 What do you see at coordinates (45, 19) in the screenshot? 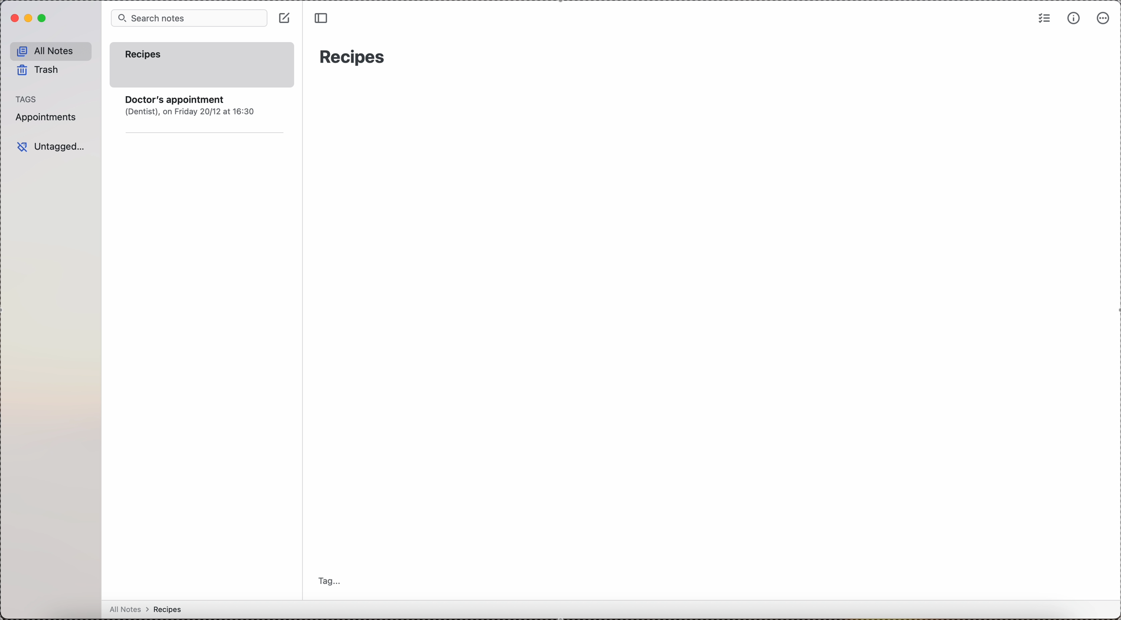
I see `maximize` at bounding box center [45, 19].